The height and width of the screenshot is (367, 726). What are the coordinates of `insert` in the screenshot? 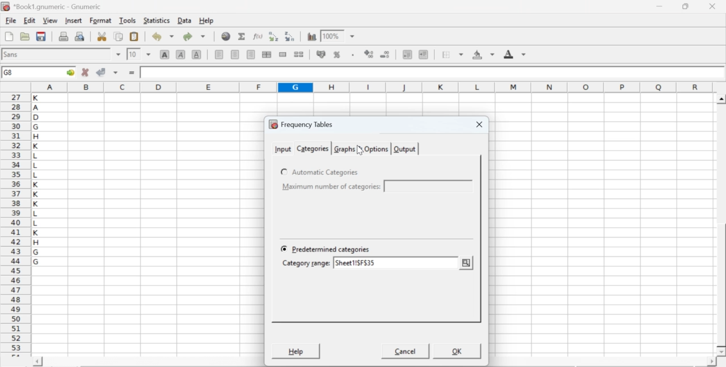 It's located at (73, 20).